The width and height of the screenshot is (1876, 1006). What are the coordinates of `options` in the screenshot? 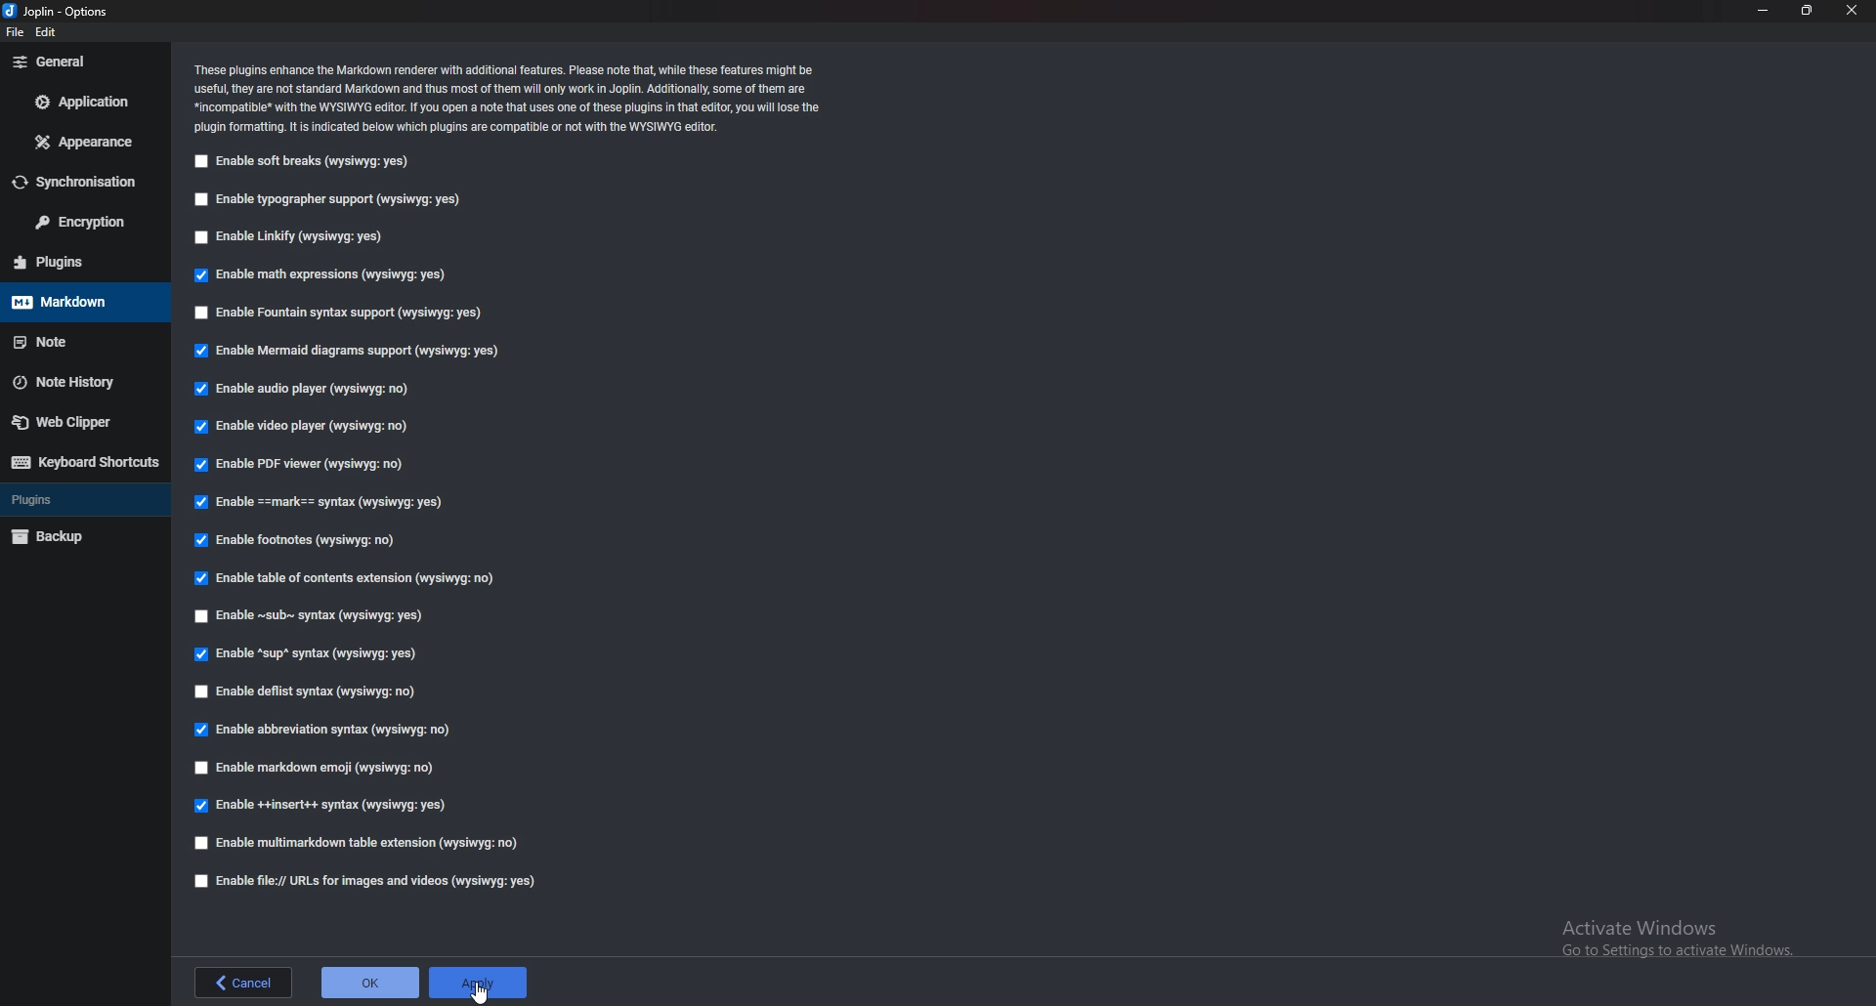 It's located at (64, 10).